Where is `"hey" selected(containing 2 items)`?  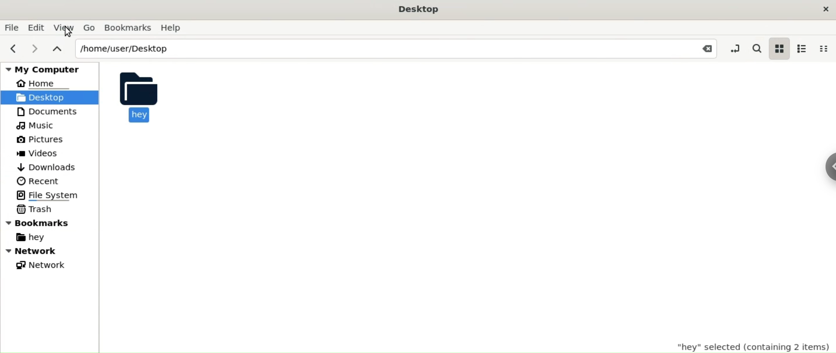
"hey" selected(containing 2 items) is located at coordinates (753, 344).